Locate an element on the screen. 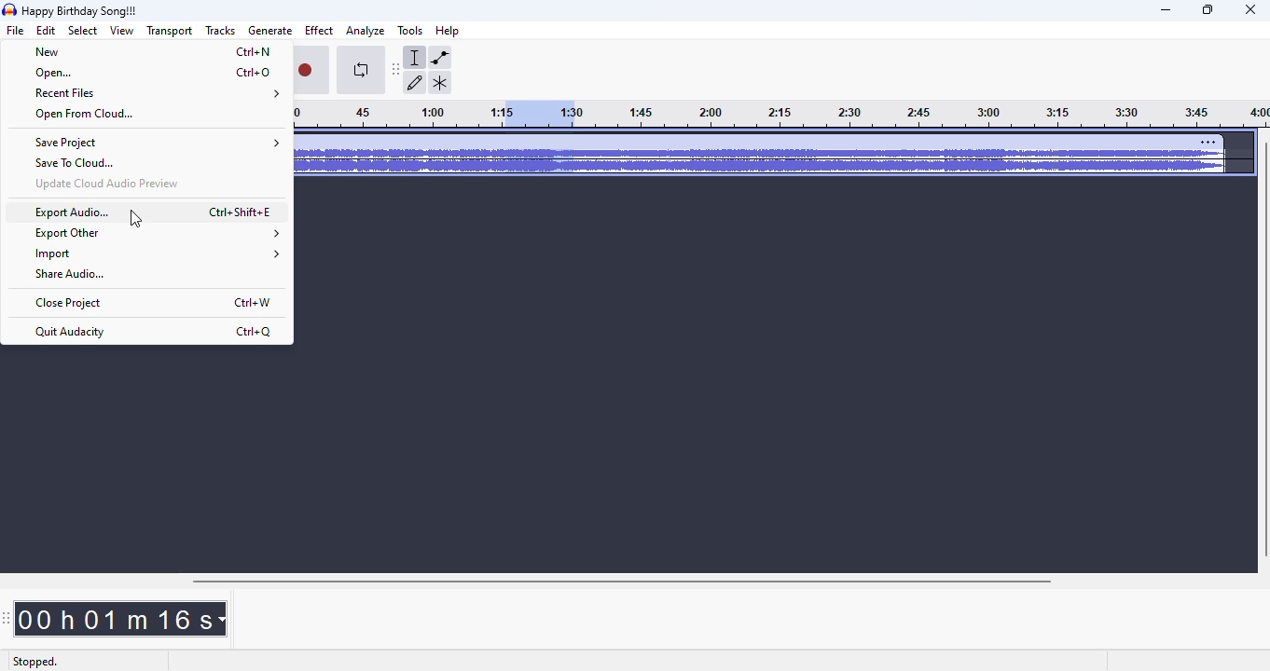 This screenshot has height=671, width=1270. effect is located at coordinates (319, 31).